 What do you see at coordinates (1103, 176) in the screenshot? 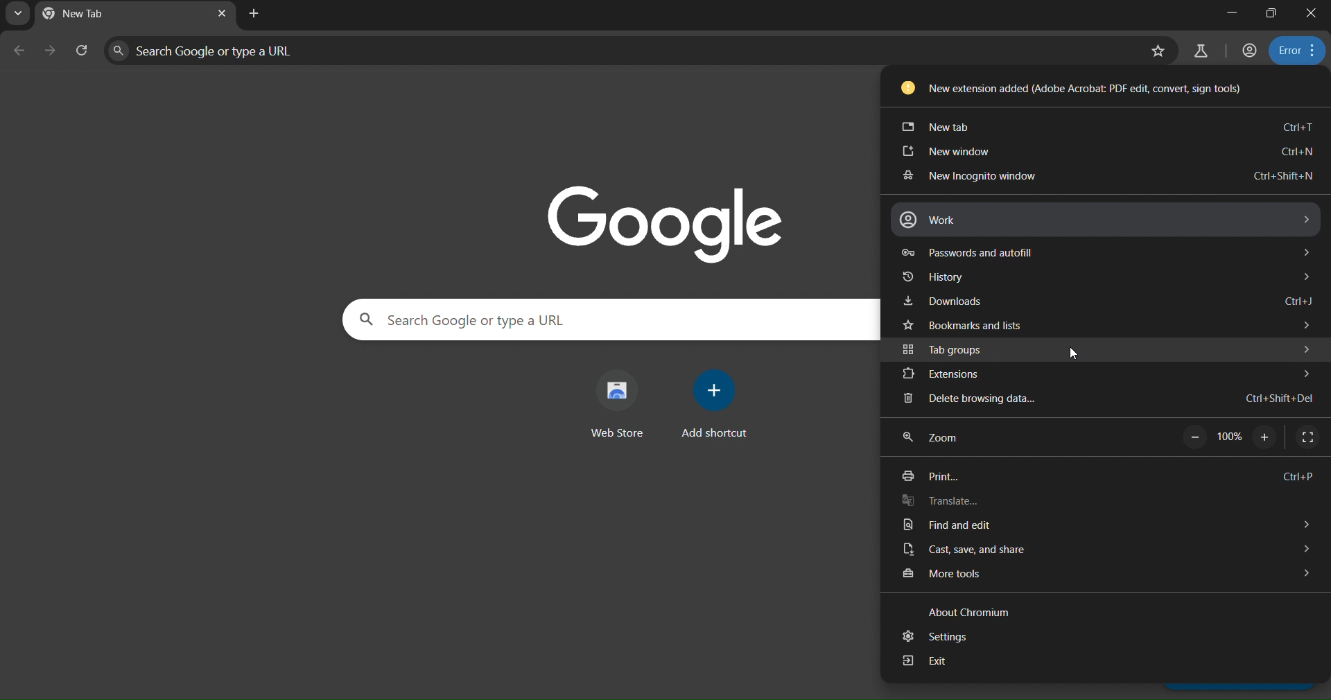
I see `new incognito window` at bounding box center [1103, 176].